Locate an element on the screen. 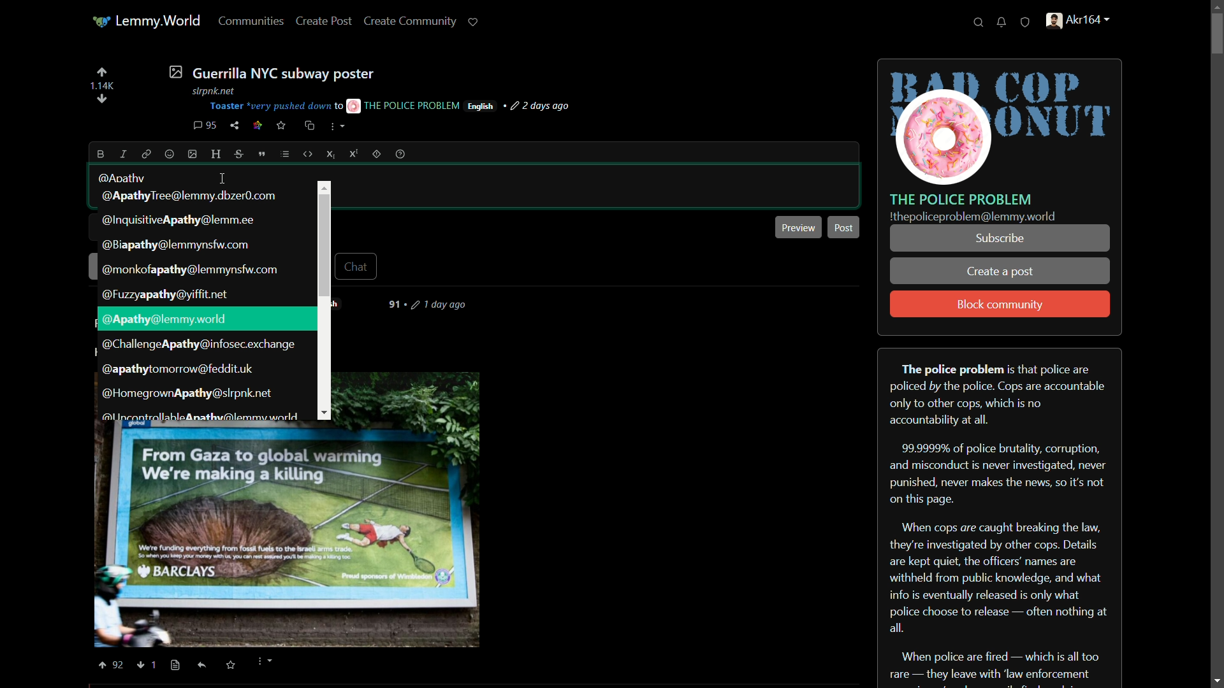 This screenshot has width=1224, height=688. scroll up is located at coordinates (1213, 8).